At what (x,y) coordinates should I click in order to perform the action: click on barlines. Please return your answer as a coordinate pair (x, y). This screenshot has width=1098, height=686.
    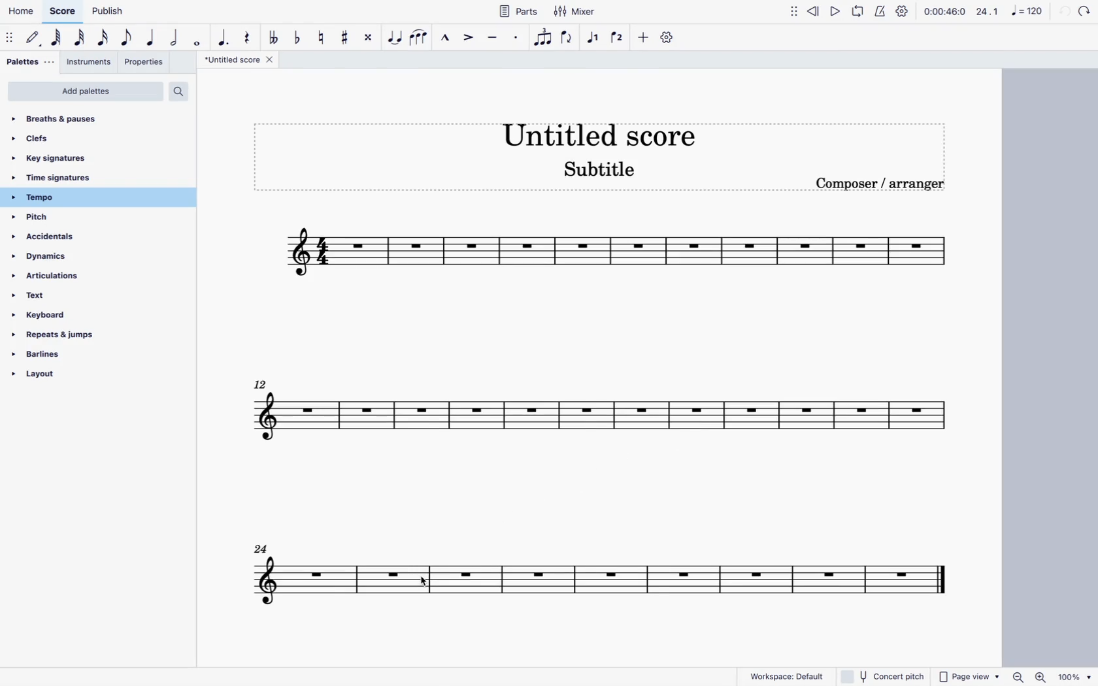
    Looking at the image, I should click on (60, 355).